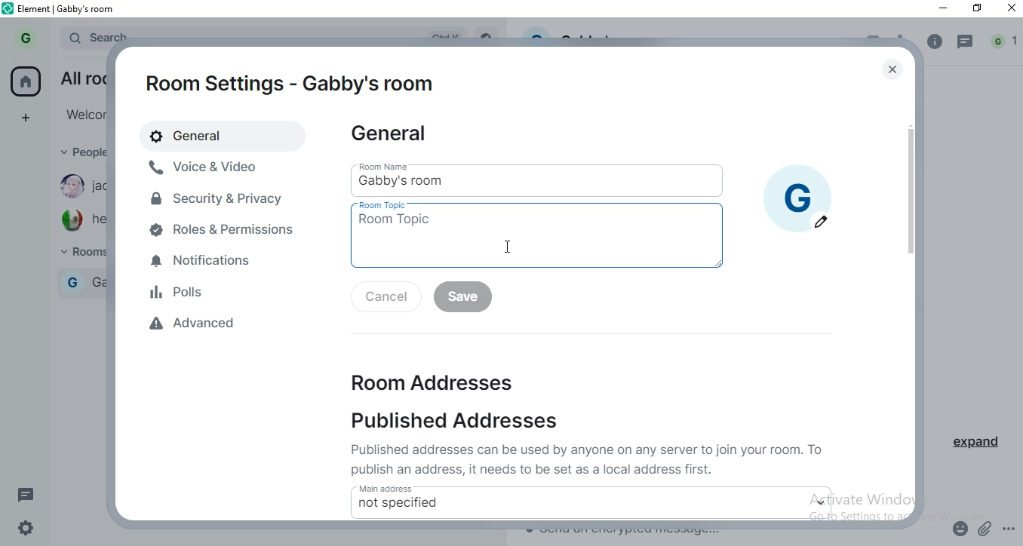 This screenshot has height=546, width=1023. What do you see at coordinates (31, 526) in the screenshot?
I see `settings` at bounding box center [31, 526].